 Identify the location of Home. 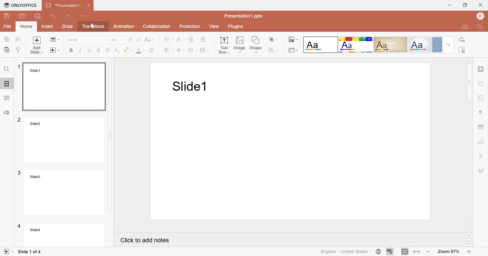
(26, 26).